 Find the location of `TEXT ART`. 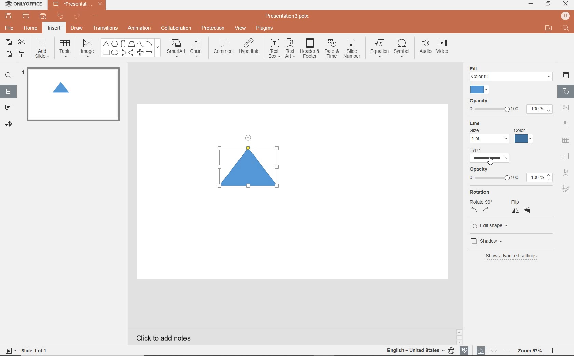

TEXT ART is located at coordinates (289, 49).